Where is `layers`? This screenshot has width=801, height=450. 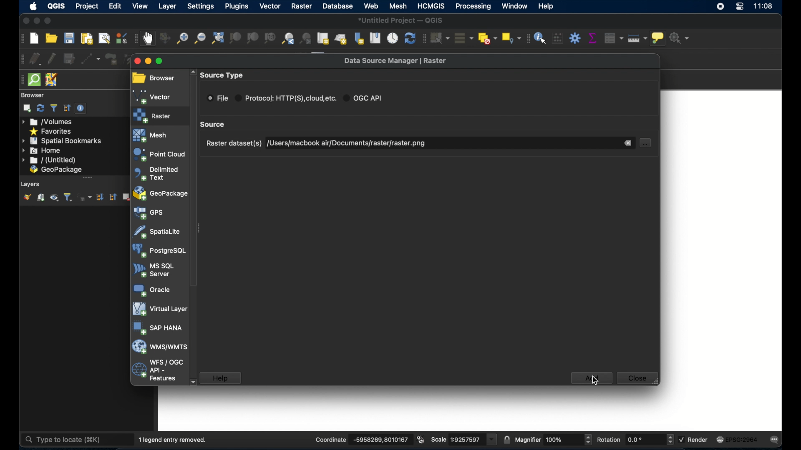 layers is located at coordinates (31, 183).